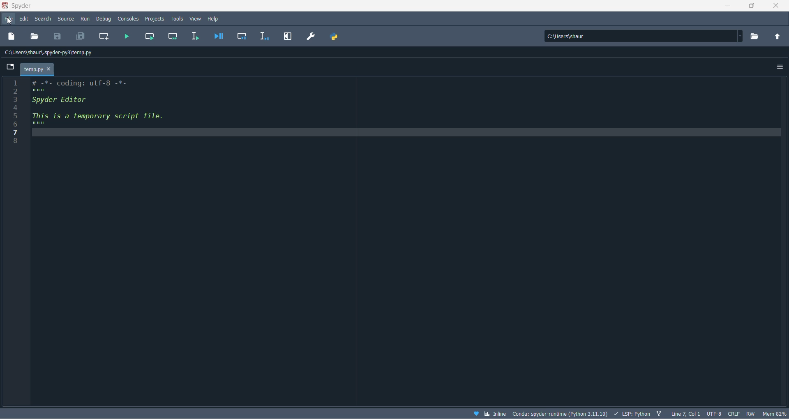 The height and width of the screenshot is (419, 789). Describe the element at coordinates (743, 36) in the screenshot. I see `dropdown` at that location.